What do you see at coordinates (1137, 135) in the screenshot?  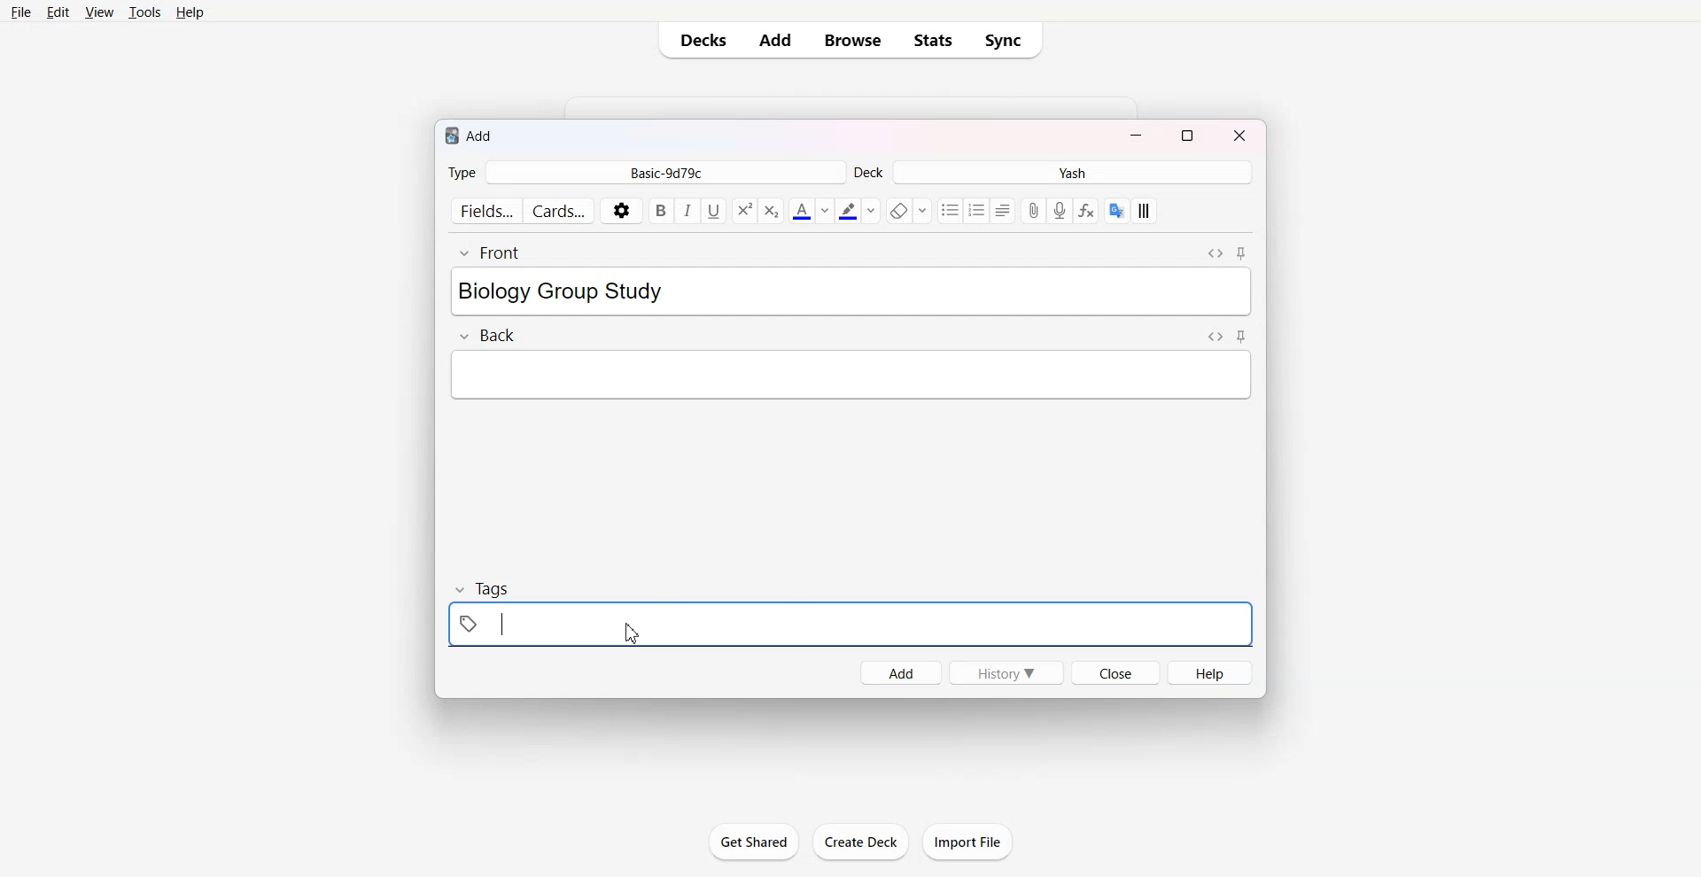 I see `Minimize` at bounding box center [1137, 135].